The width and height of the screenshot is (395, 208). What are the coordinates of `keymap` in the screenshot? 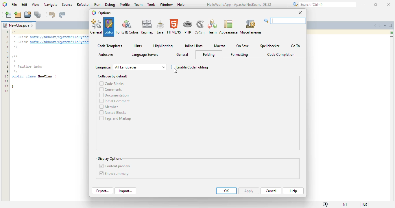 It's located at (147, 27).